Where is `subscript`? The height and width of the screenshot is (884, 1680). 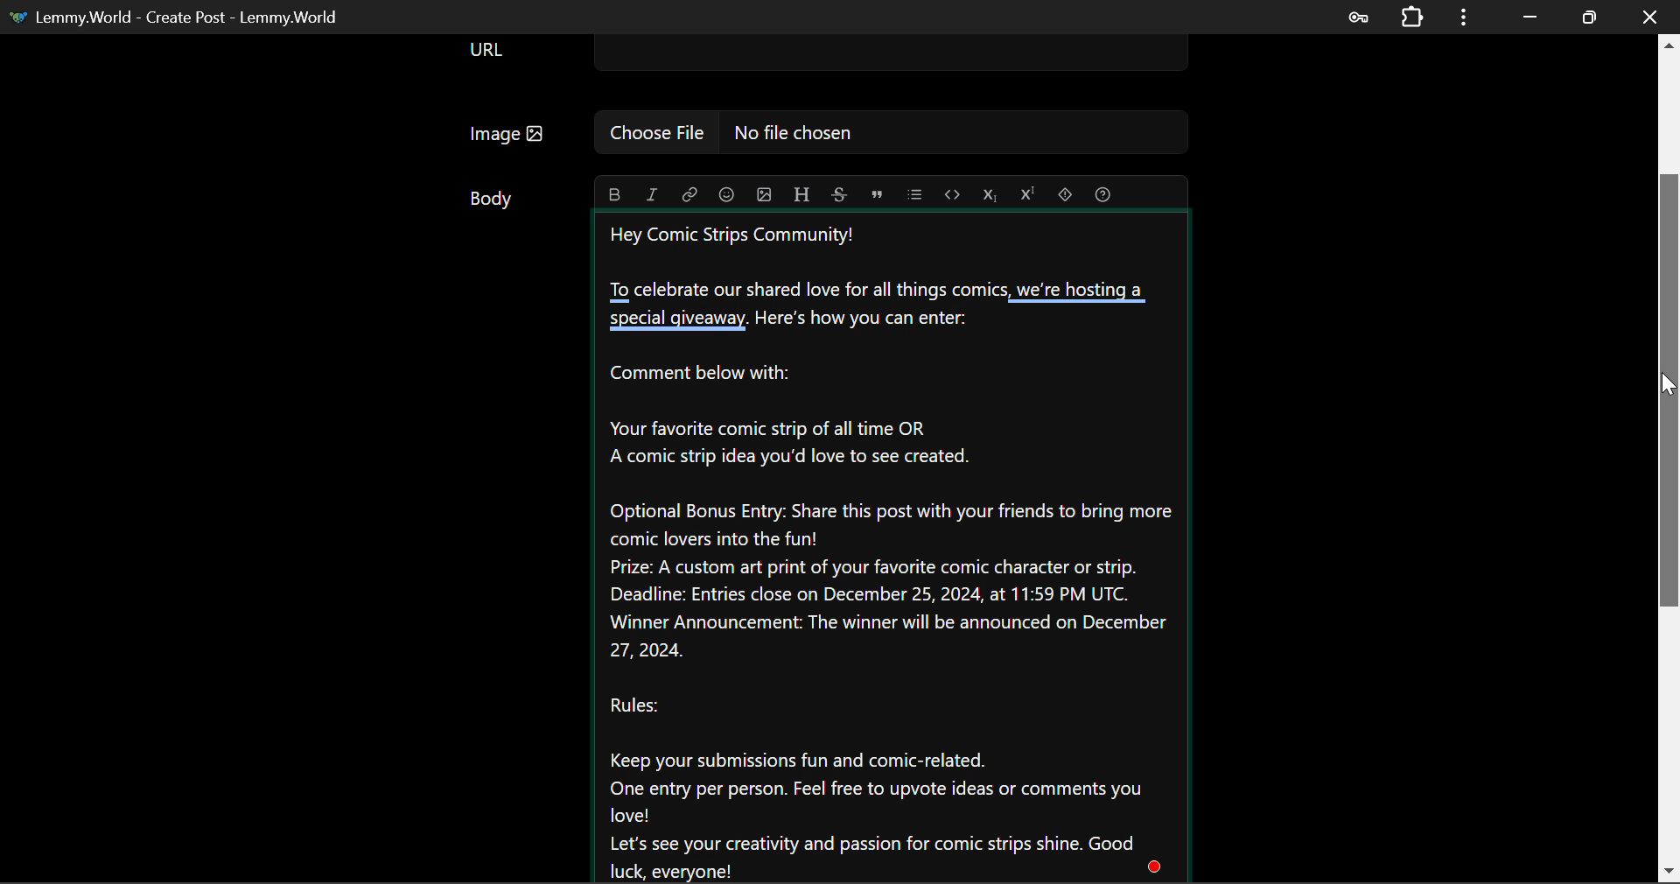
subscript is located at coordinates (990, 193).